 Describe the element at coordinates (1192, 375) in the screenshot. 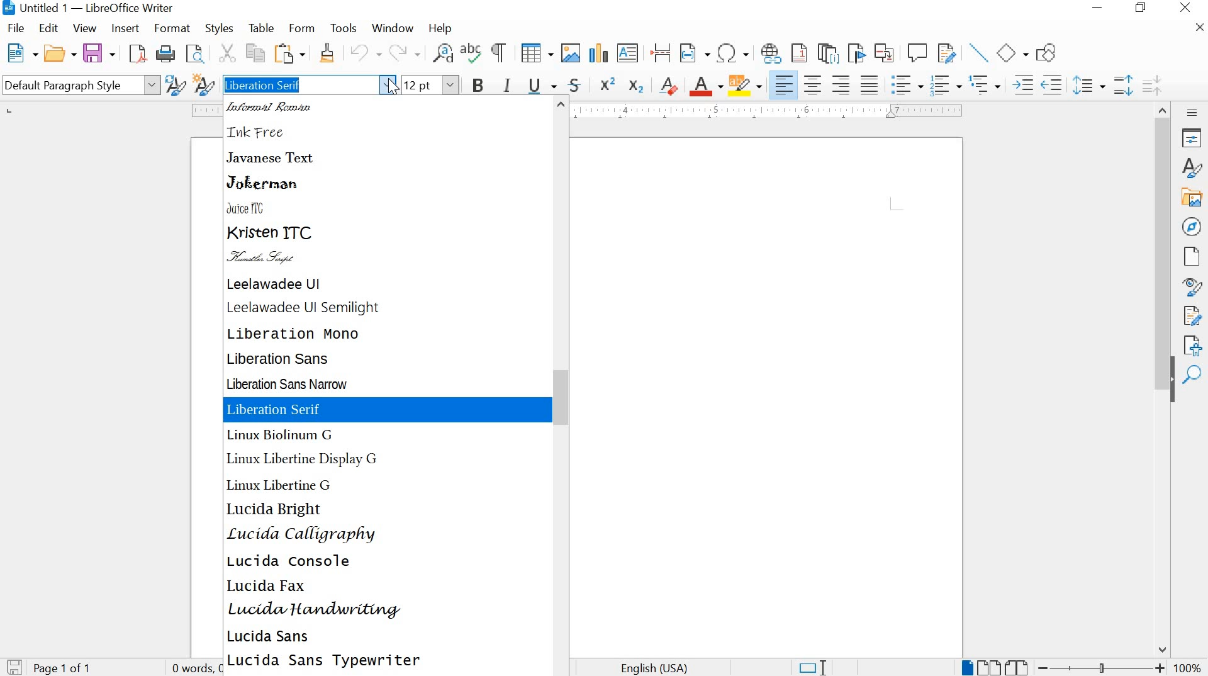

I see `FIND` at that location.